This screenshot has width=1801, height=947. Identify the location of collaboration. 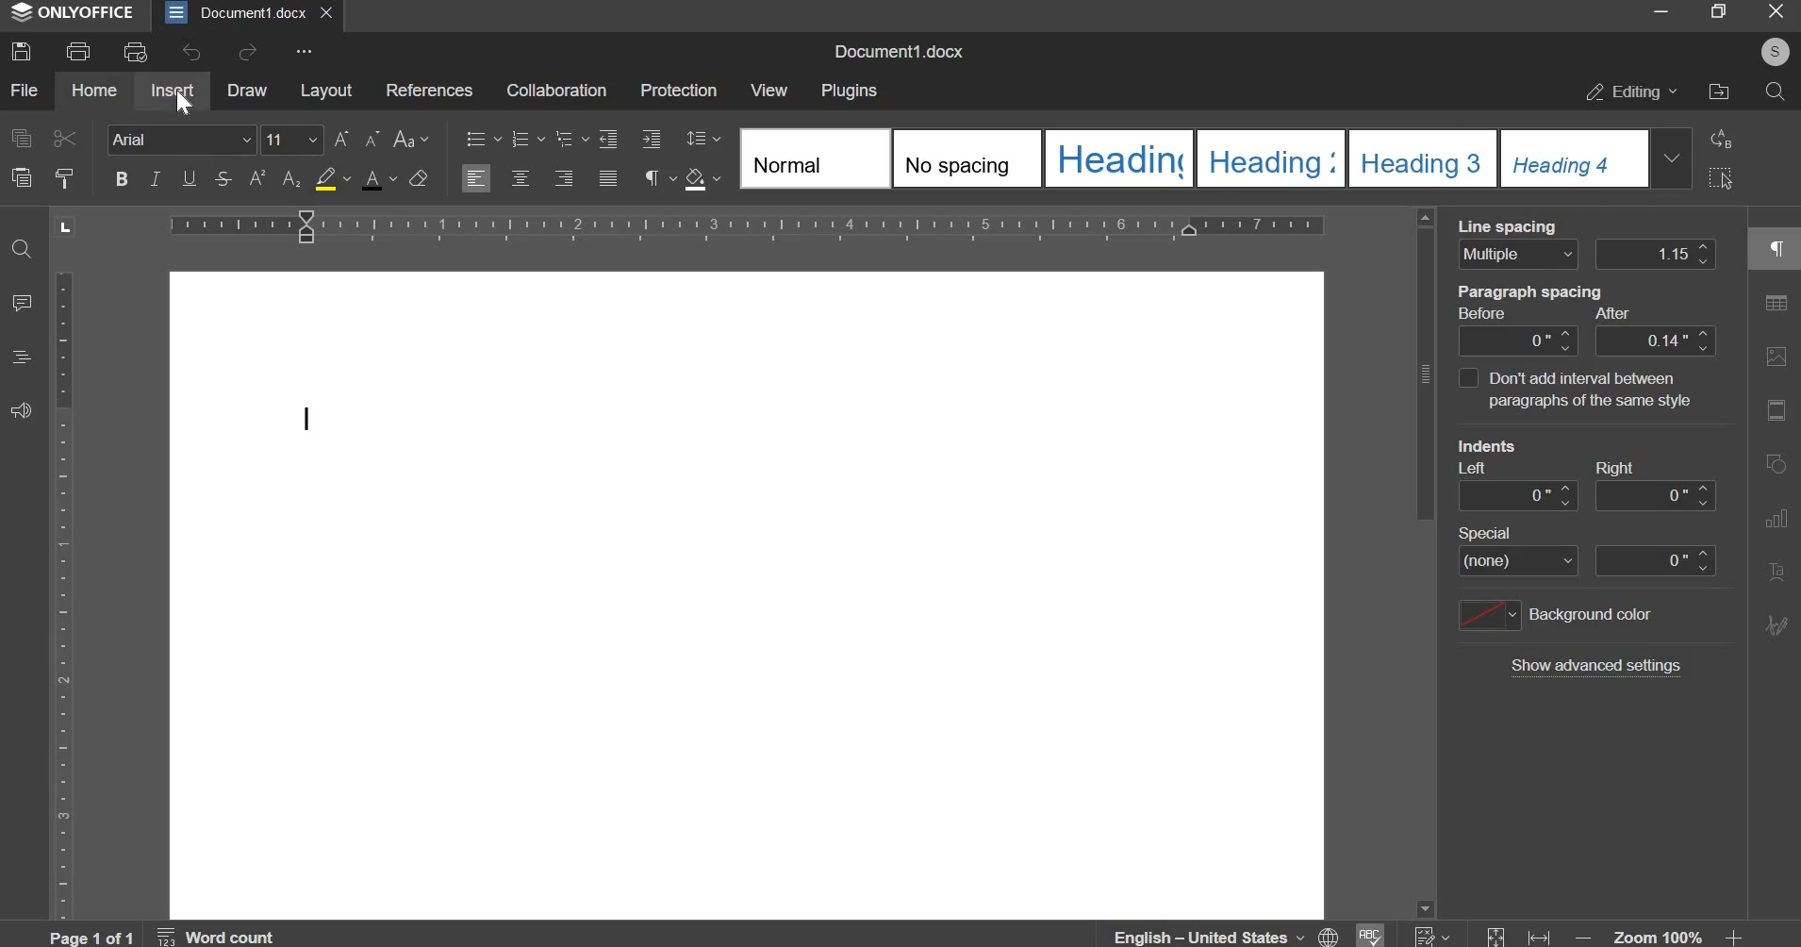
(556, 90).